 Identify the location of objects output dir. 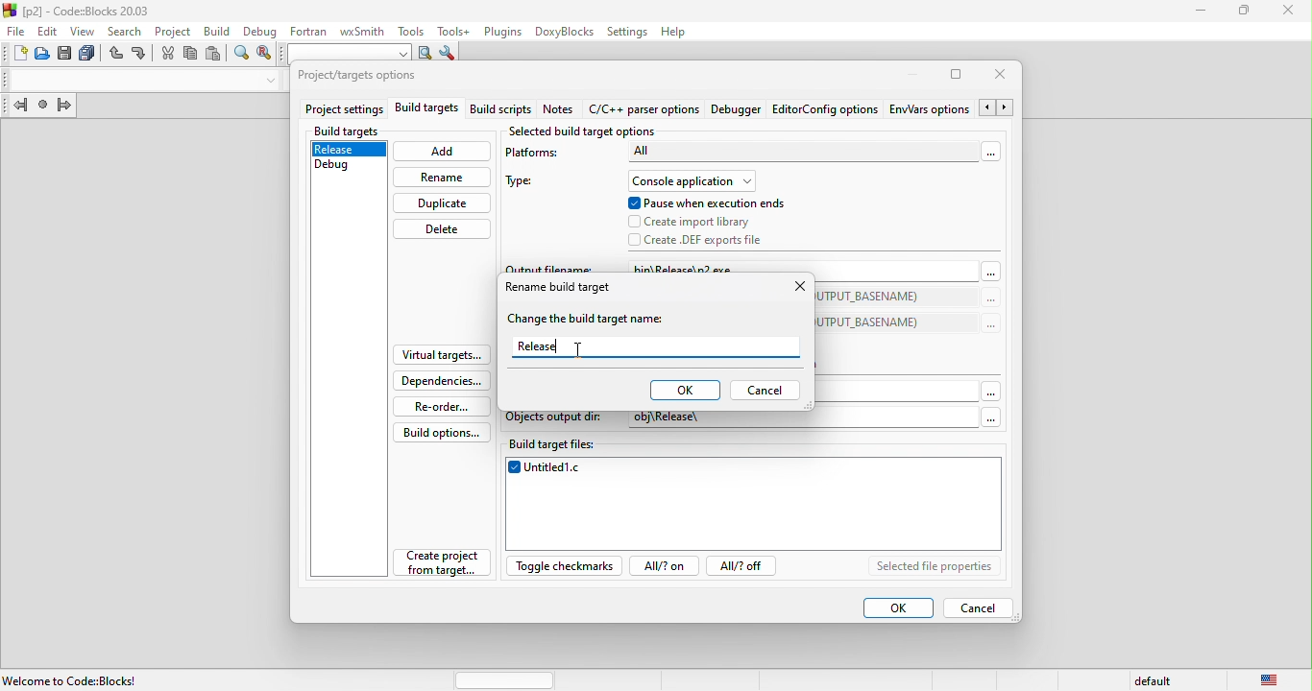
(555, 420).